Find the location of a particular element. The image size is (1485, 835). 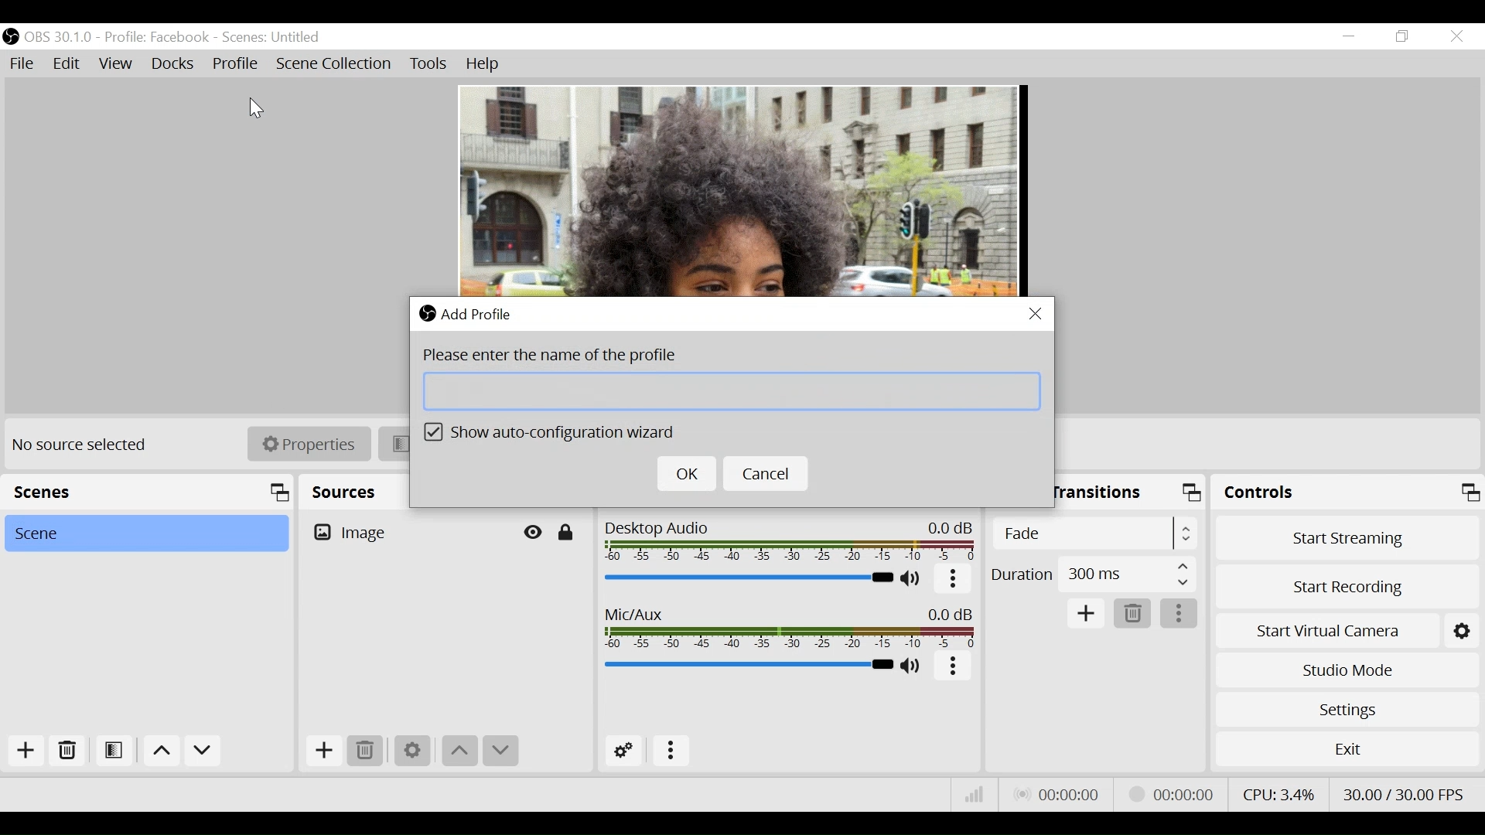

Cursor is located at coordinates (253, 104).